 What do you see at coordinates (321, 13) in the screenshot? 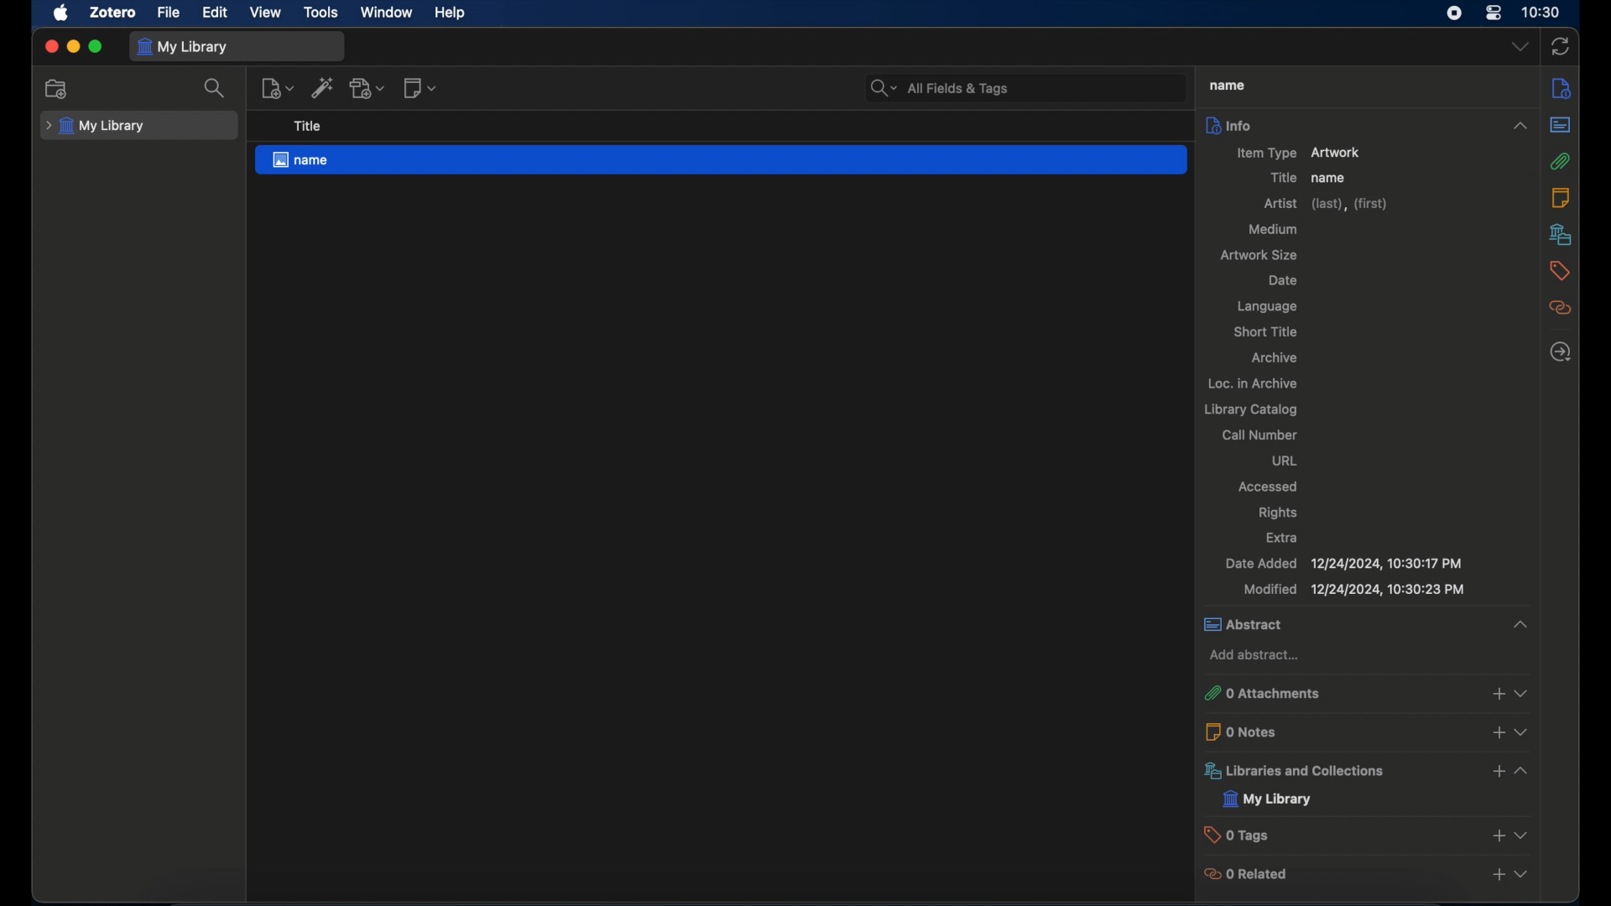
I see `tools` at bounding box center [321, 13].